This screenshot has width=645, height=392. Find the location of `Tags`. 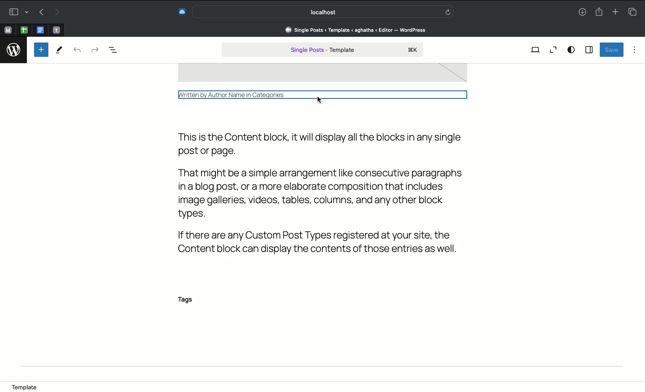

Tags is located at coordinates (190, 300).